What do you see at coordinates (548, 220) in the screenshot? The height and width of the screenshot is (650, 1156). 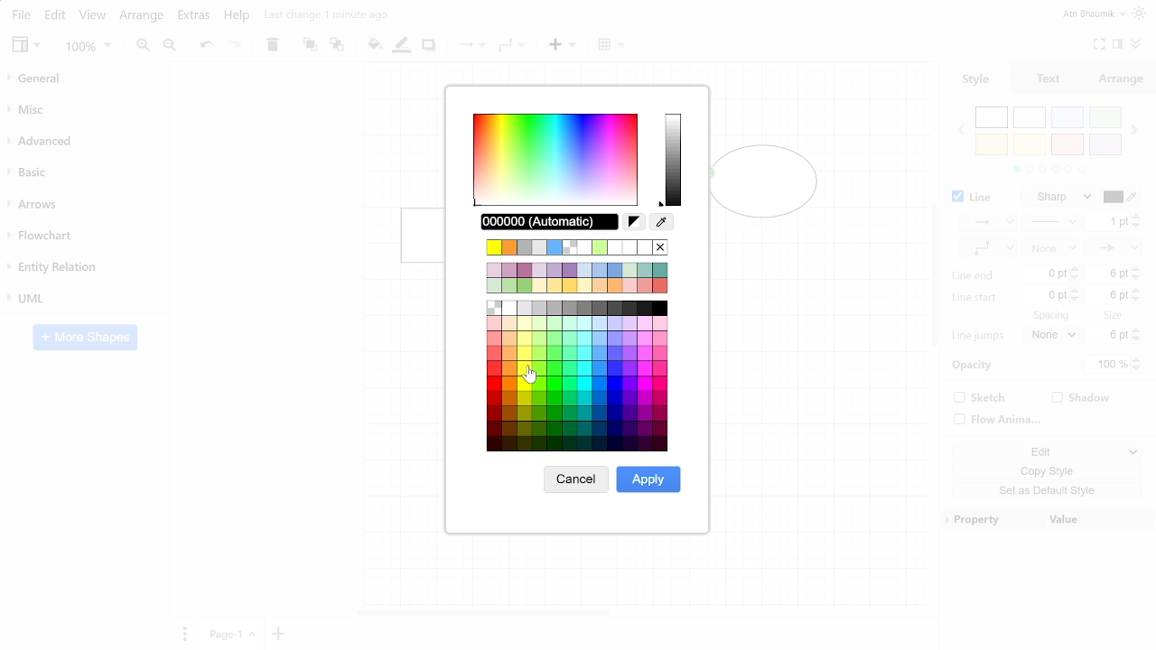 I see `Current color` at bounding box center [548, 220].